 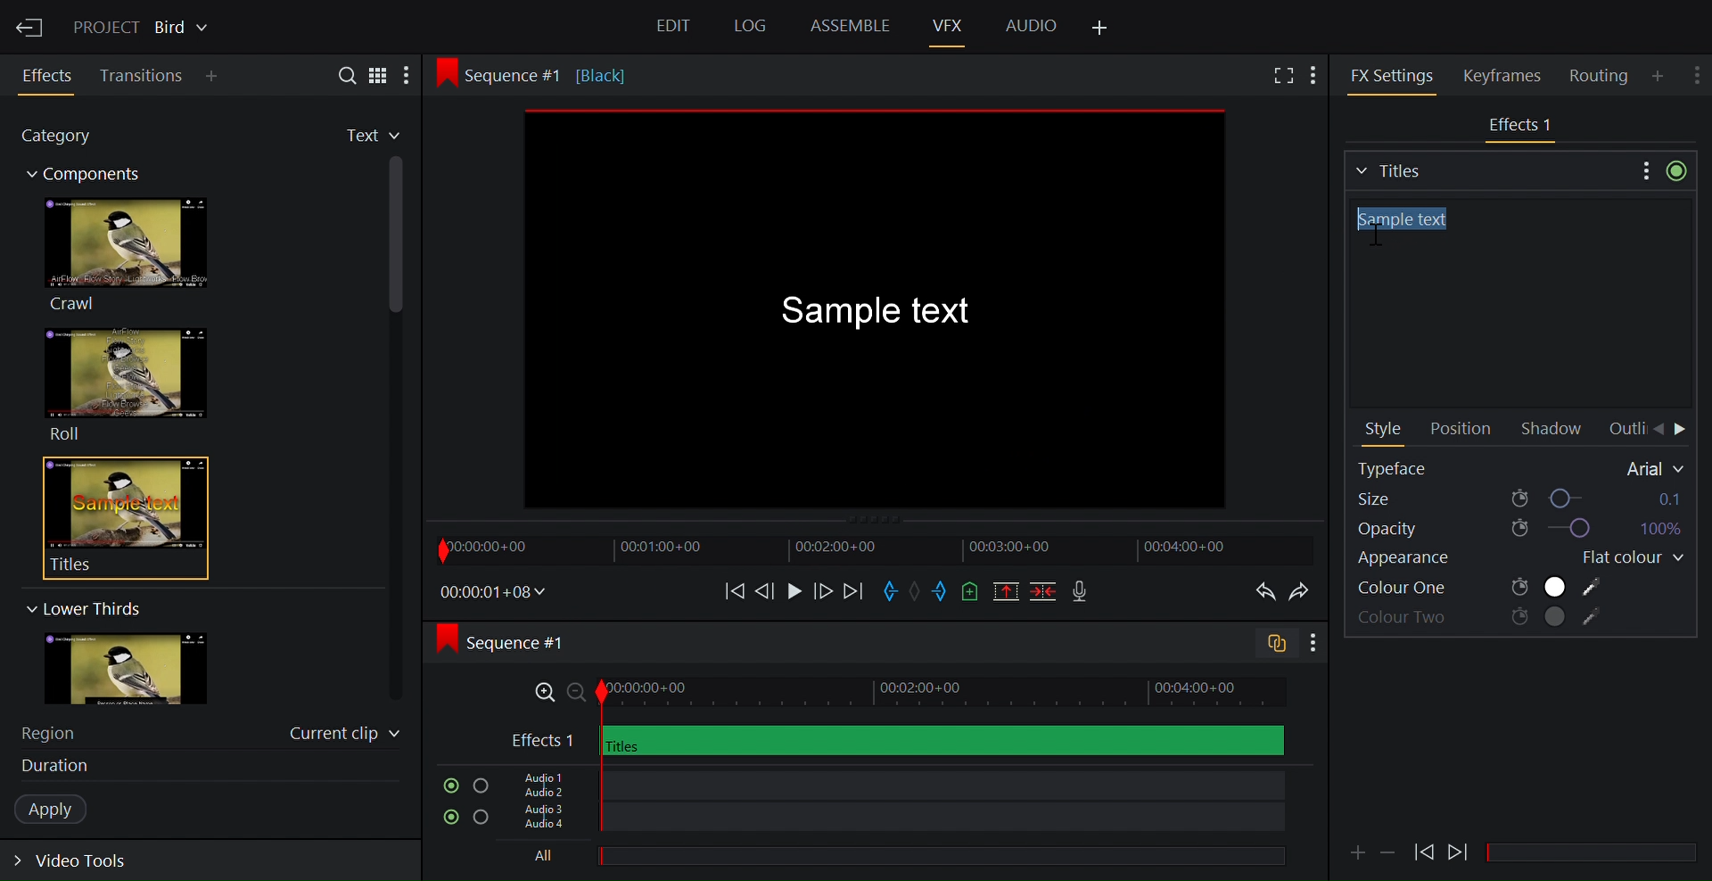 I want to click on Nudge one frame forward, so click(x=821, y=590).